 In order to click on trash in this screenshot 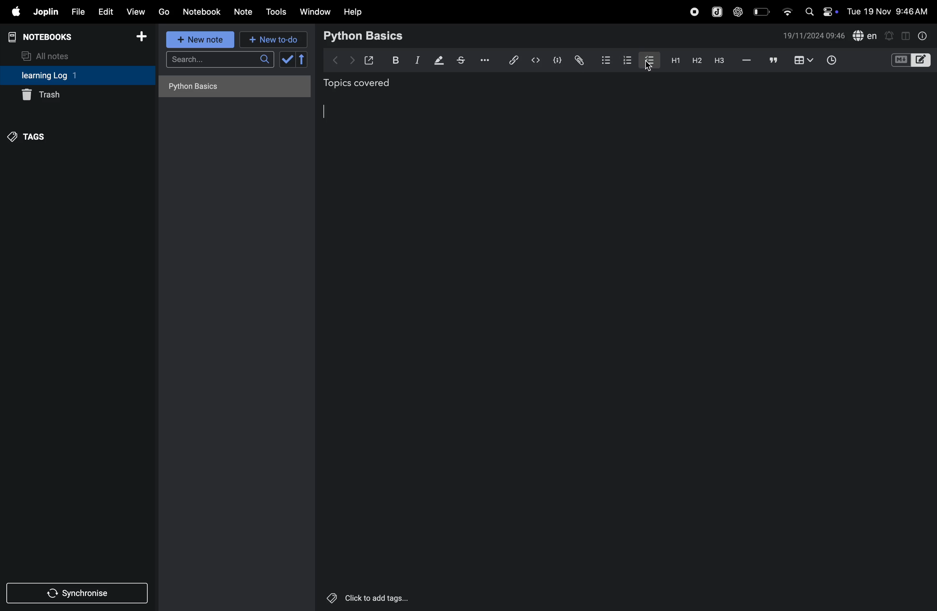, I will do `click(77, 94)`.